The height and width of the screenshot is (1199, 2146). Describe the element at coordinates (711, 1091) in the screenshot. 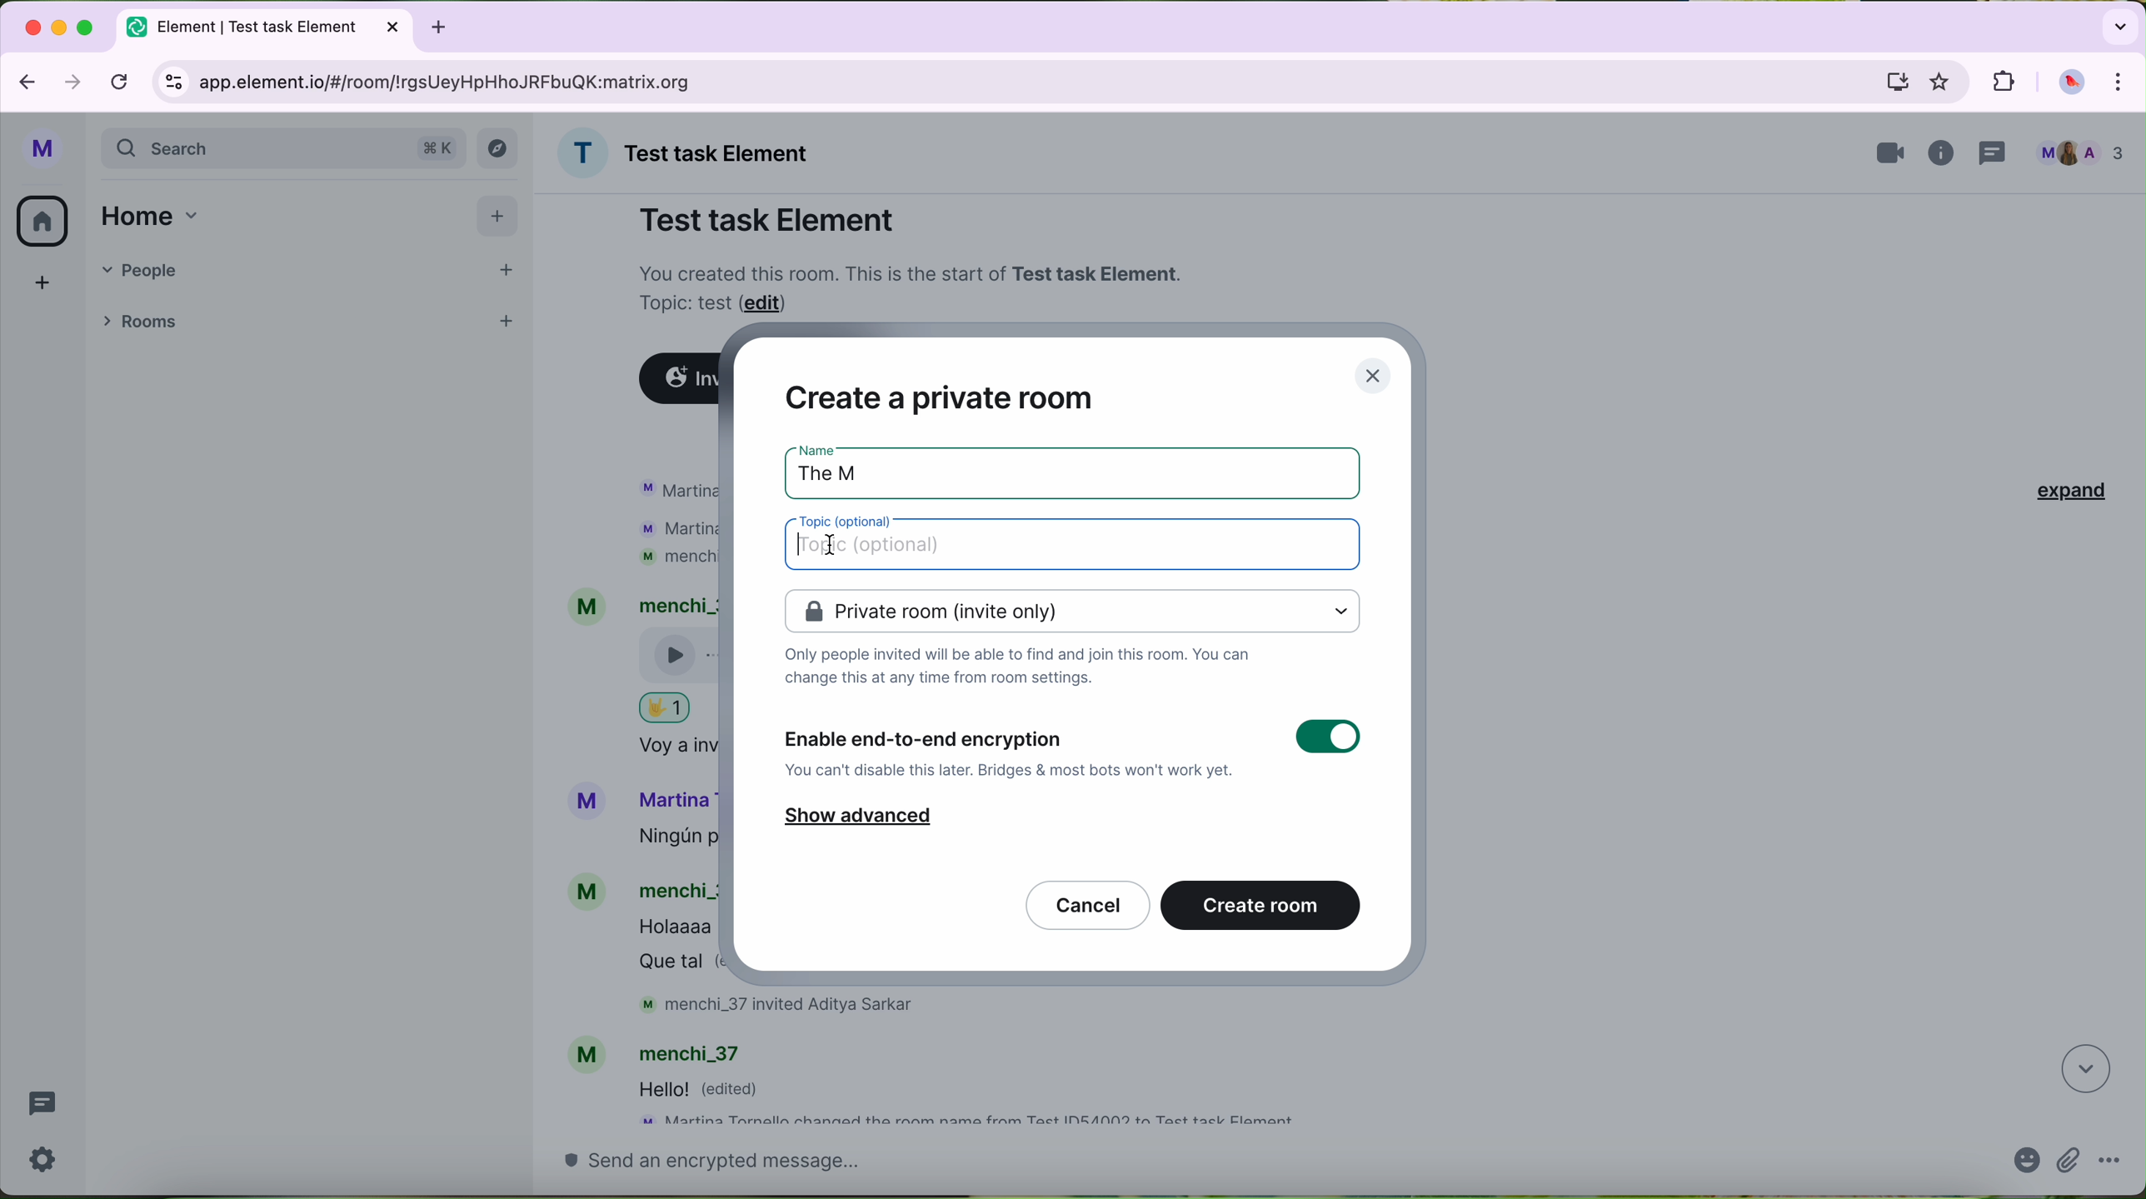

I see `message` at that location.